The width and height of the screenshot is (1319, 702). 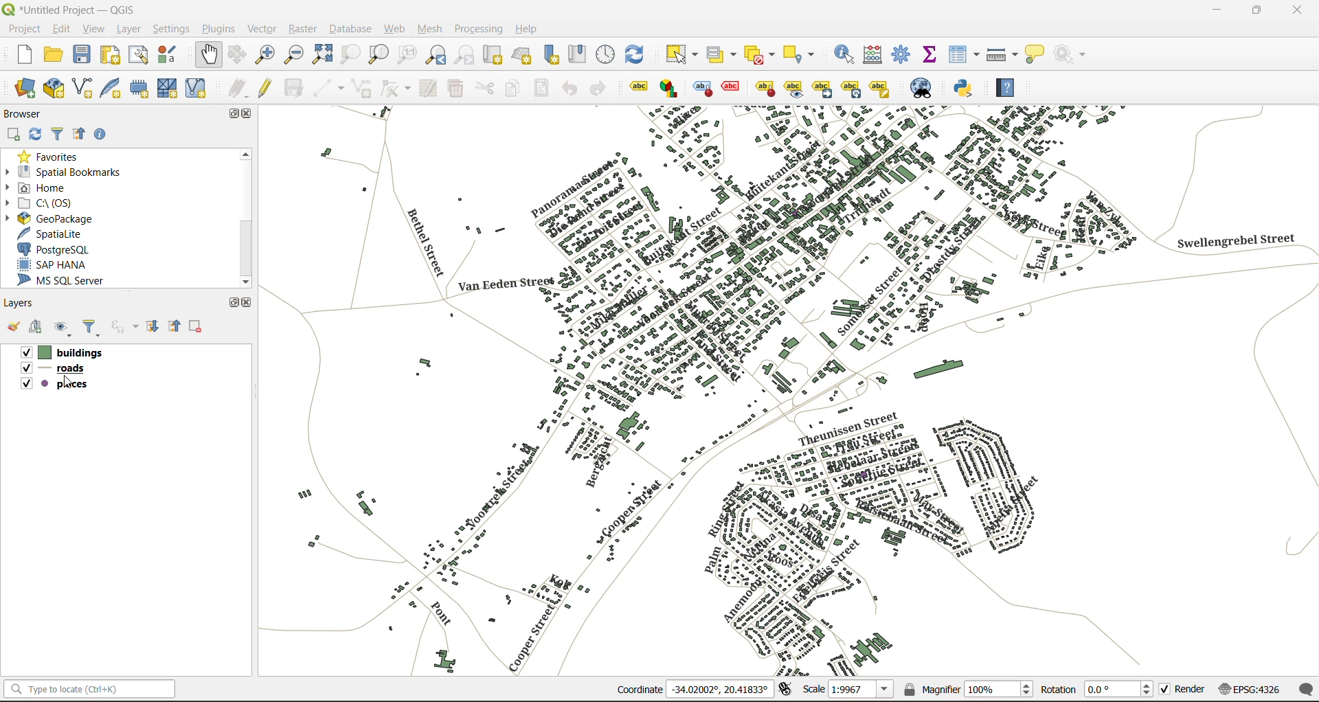 What do you see at coordinates (436, 54) in the screenshot?
I see `zoom last` at bounding box center [436, 54].